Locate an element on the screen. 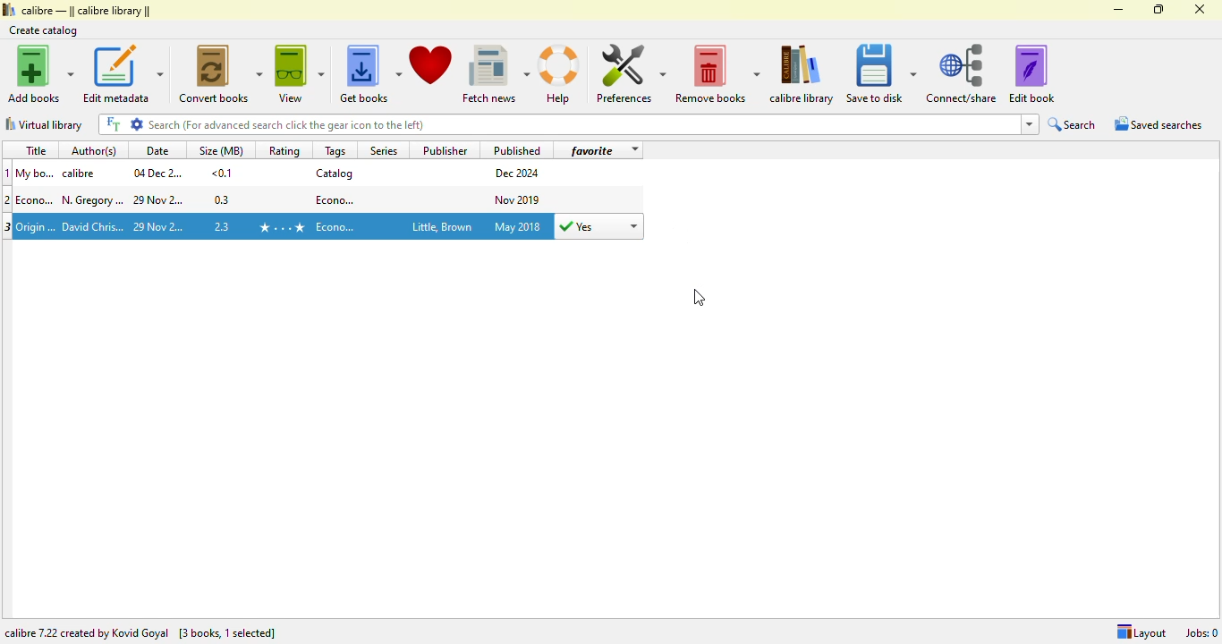 The height and width of the screenshot is (644, 1222). dropdown is located at coordinates (633, 150).